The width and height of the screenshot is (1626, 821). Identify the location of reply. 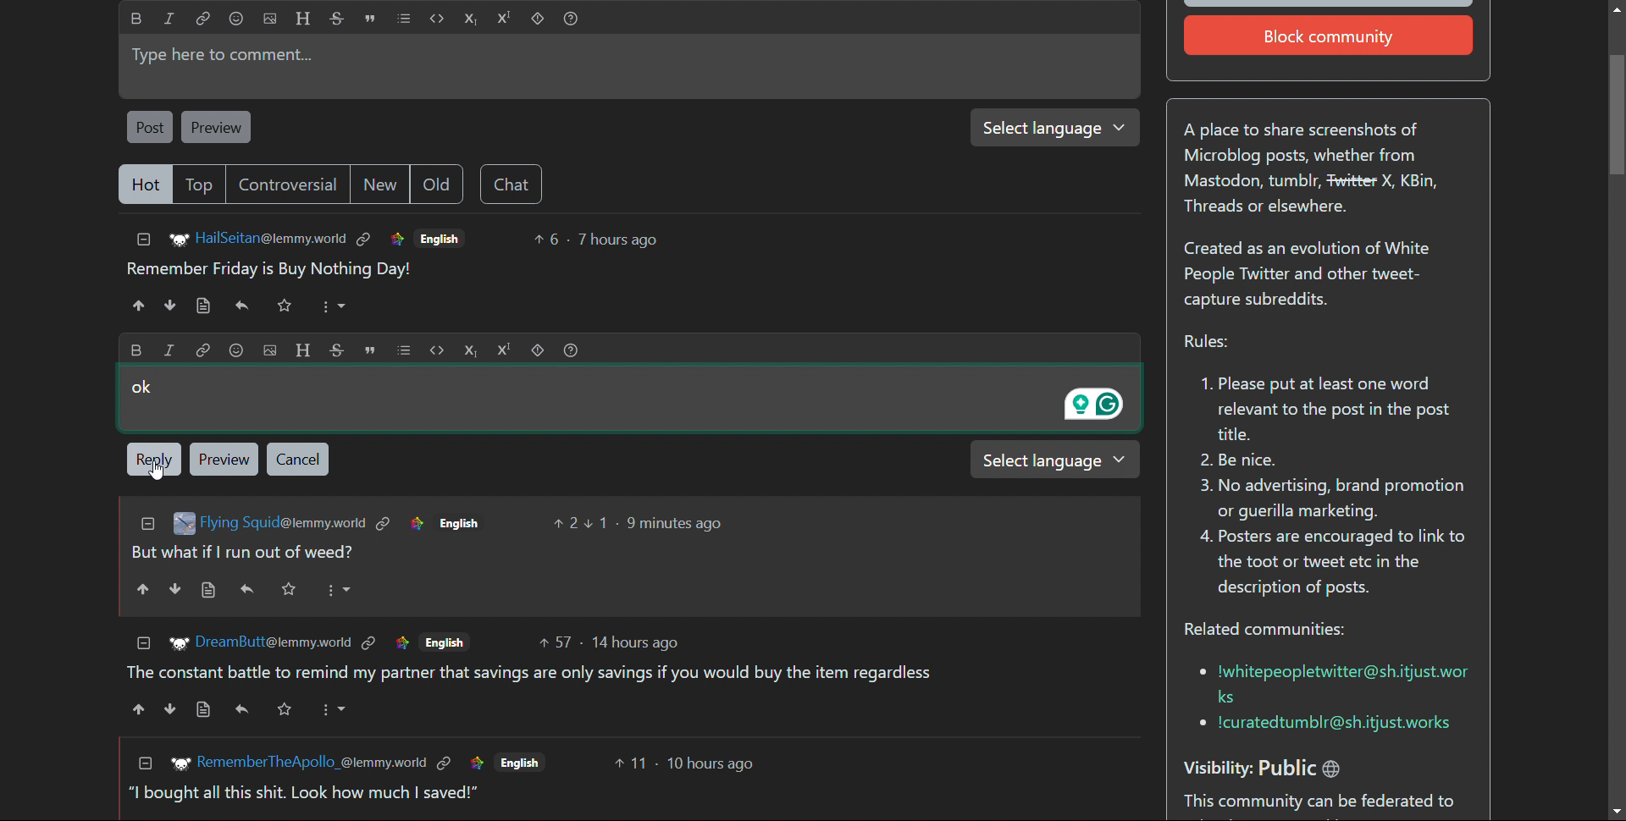
(154, 460).